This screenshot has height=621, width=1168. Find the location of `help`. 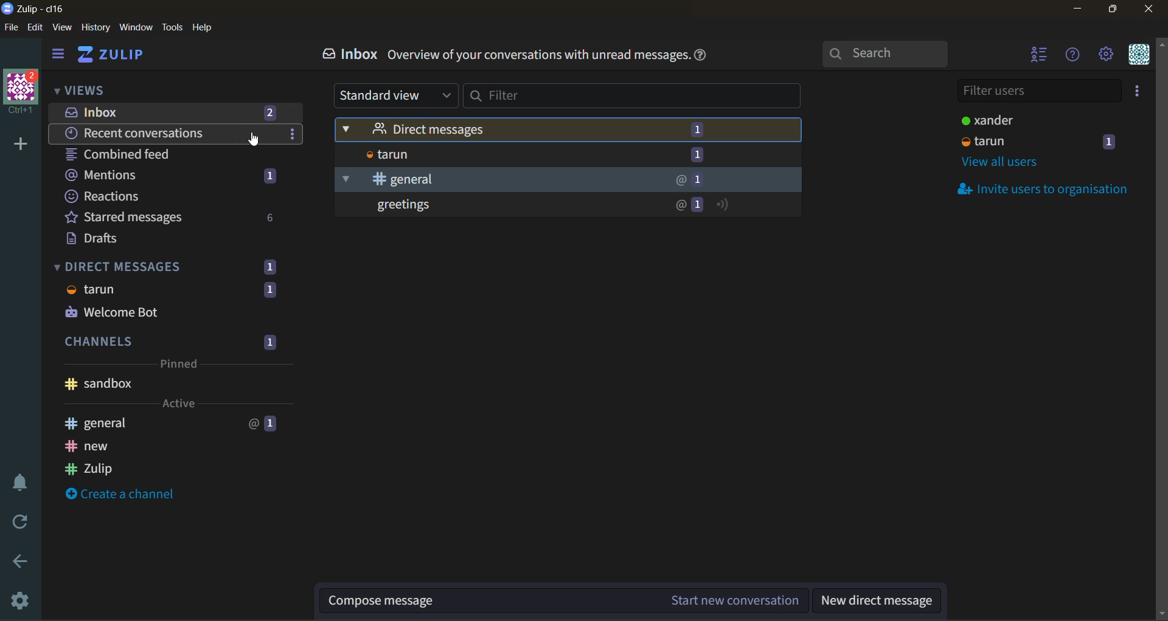

help is located at coordinates (203, 28).